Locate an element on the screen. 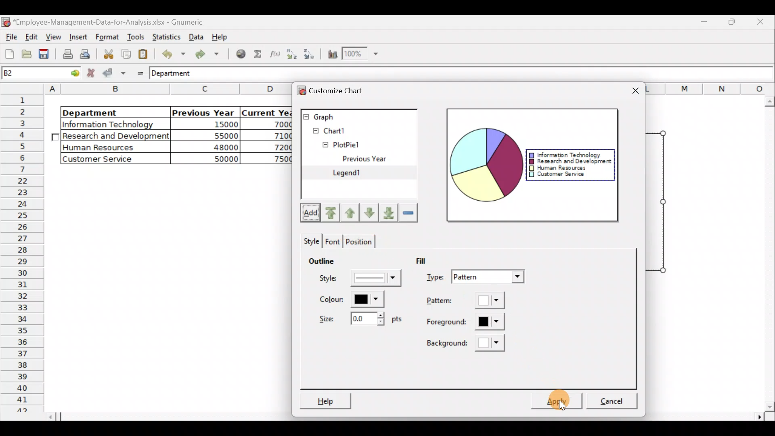 Image resolution: width=775 pixels, height=436 pixels. Cursor on Apply is located at coordinates (555, 395).